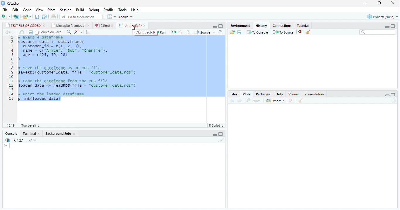 The width and height of the screenshot is (400, 210). Describe the element at coordinates (11, 68) in the screenshot. I see `line numbering` at that location.